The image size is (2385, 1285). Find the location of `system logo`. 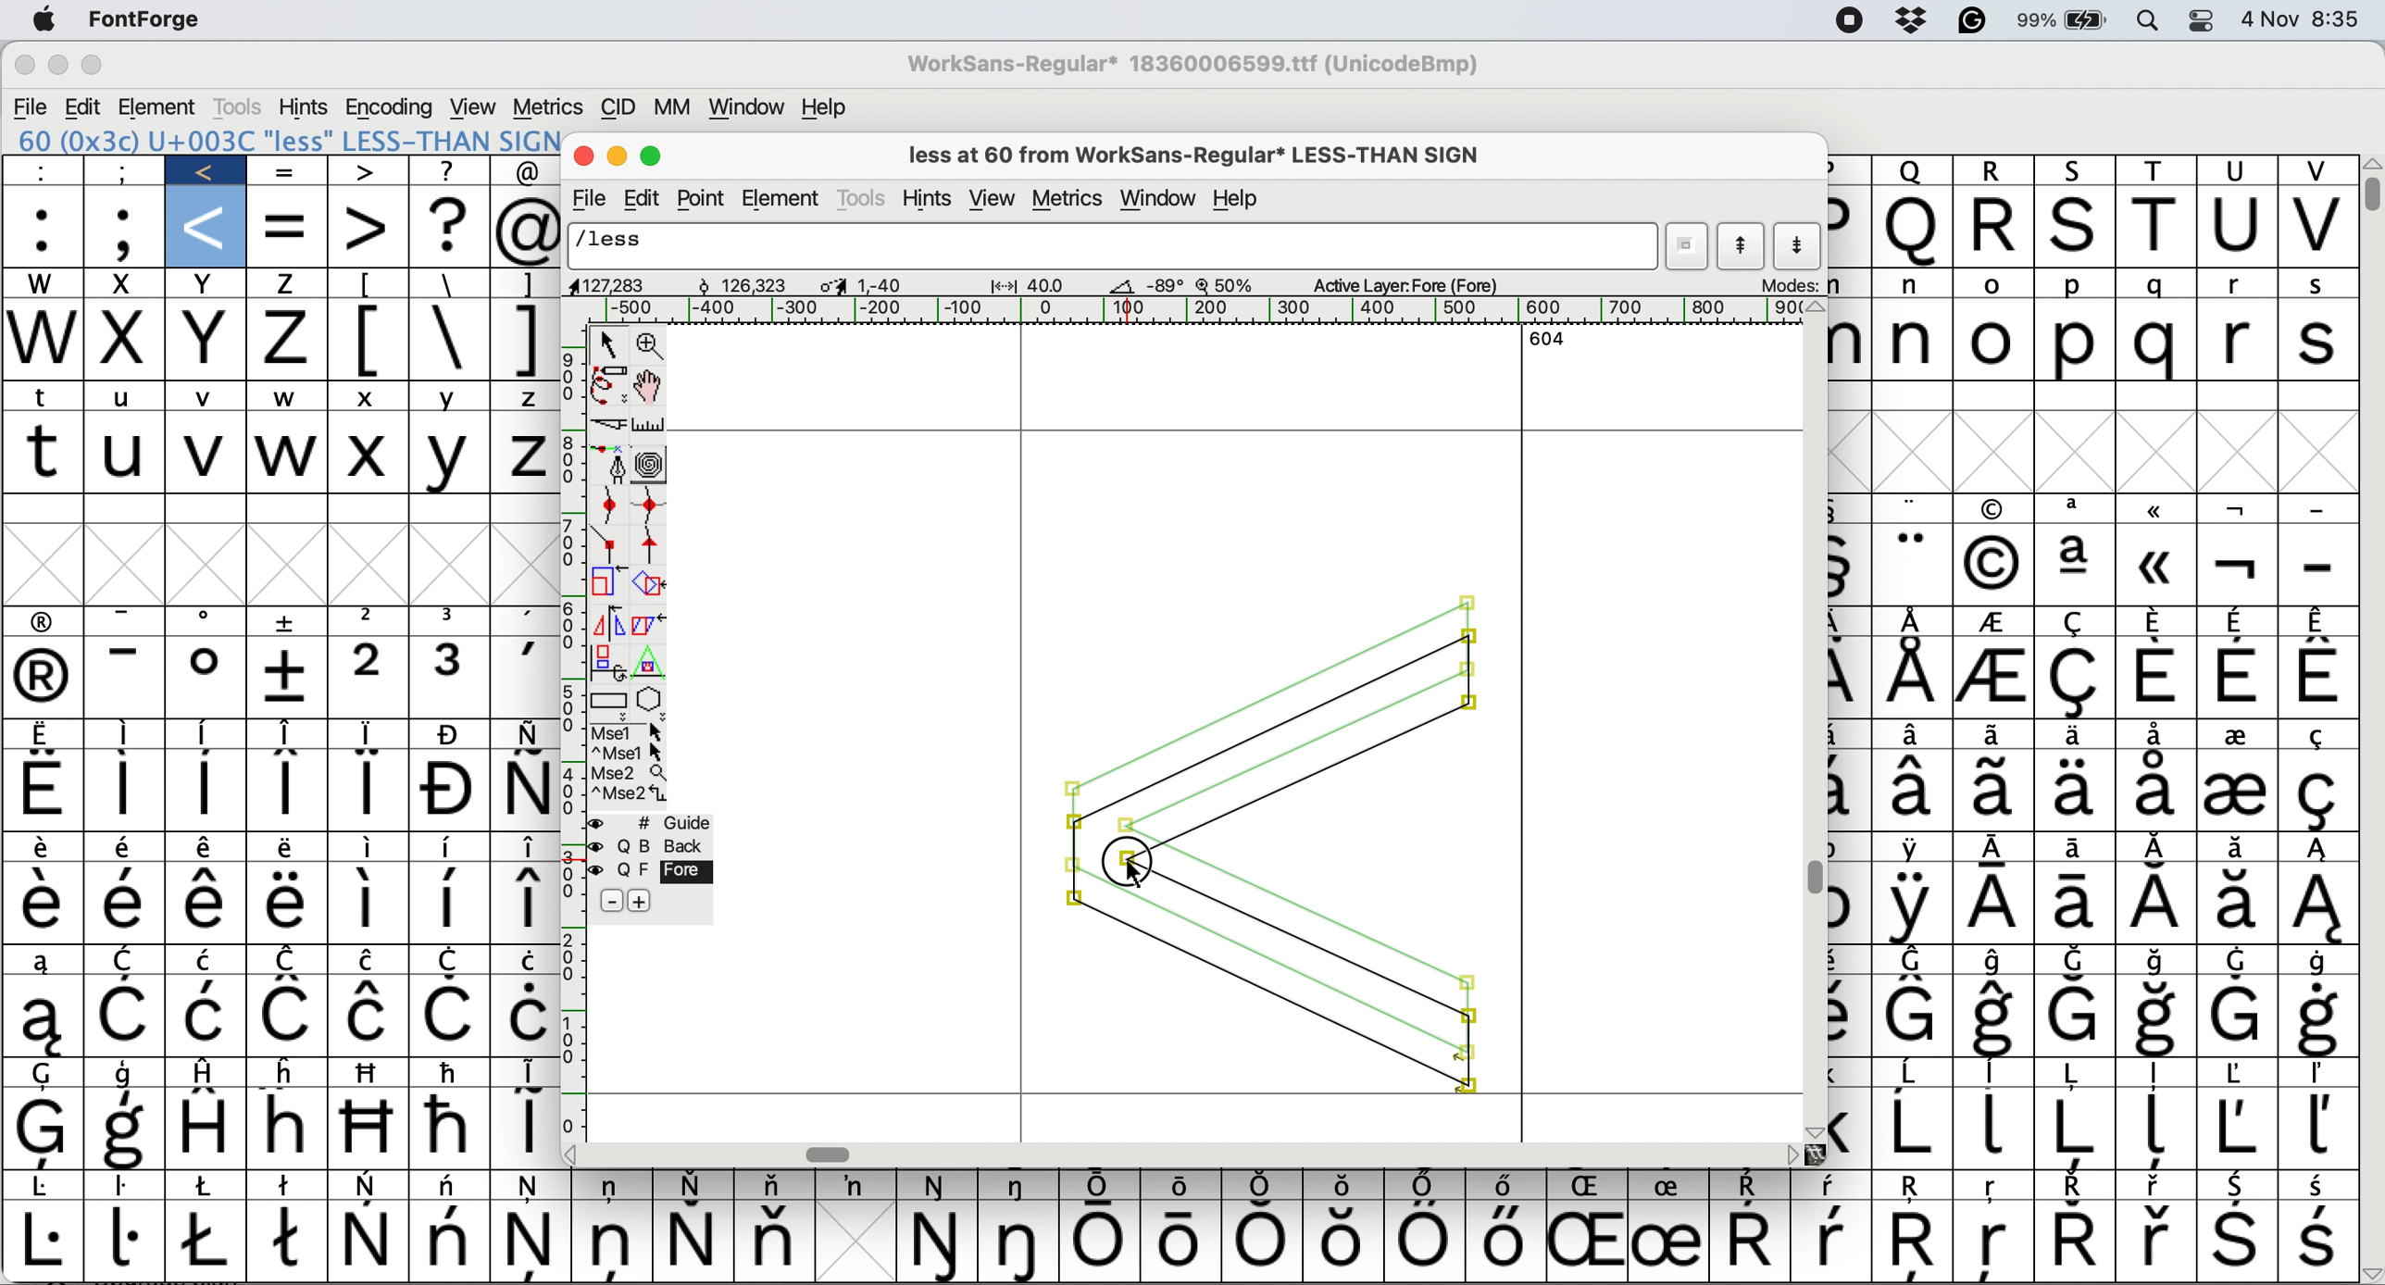

system logo is located at coordinates (46, 19).